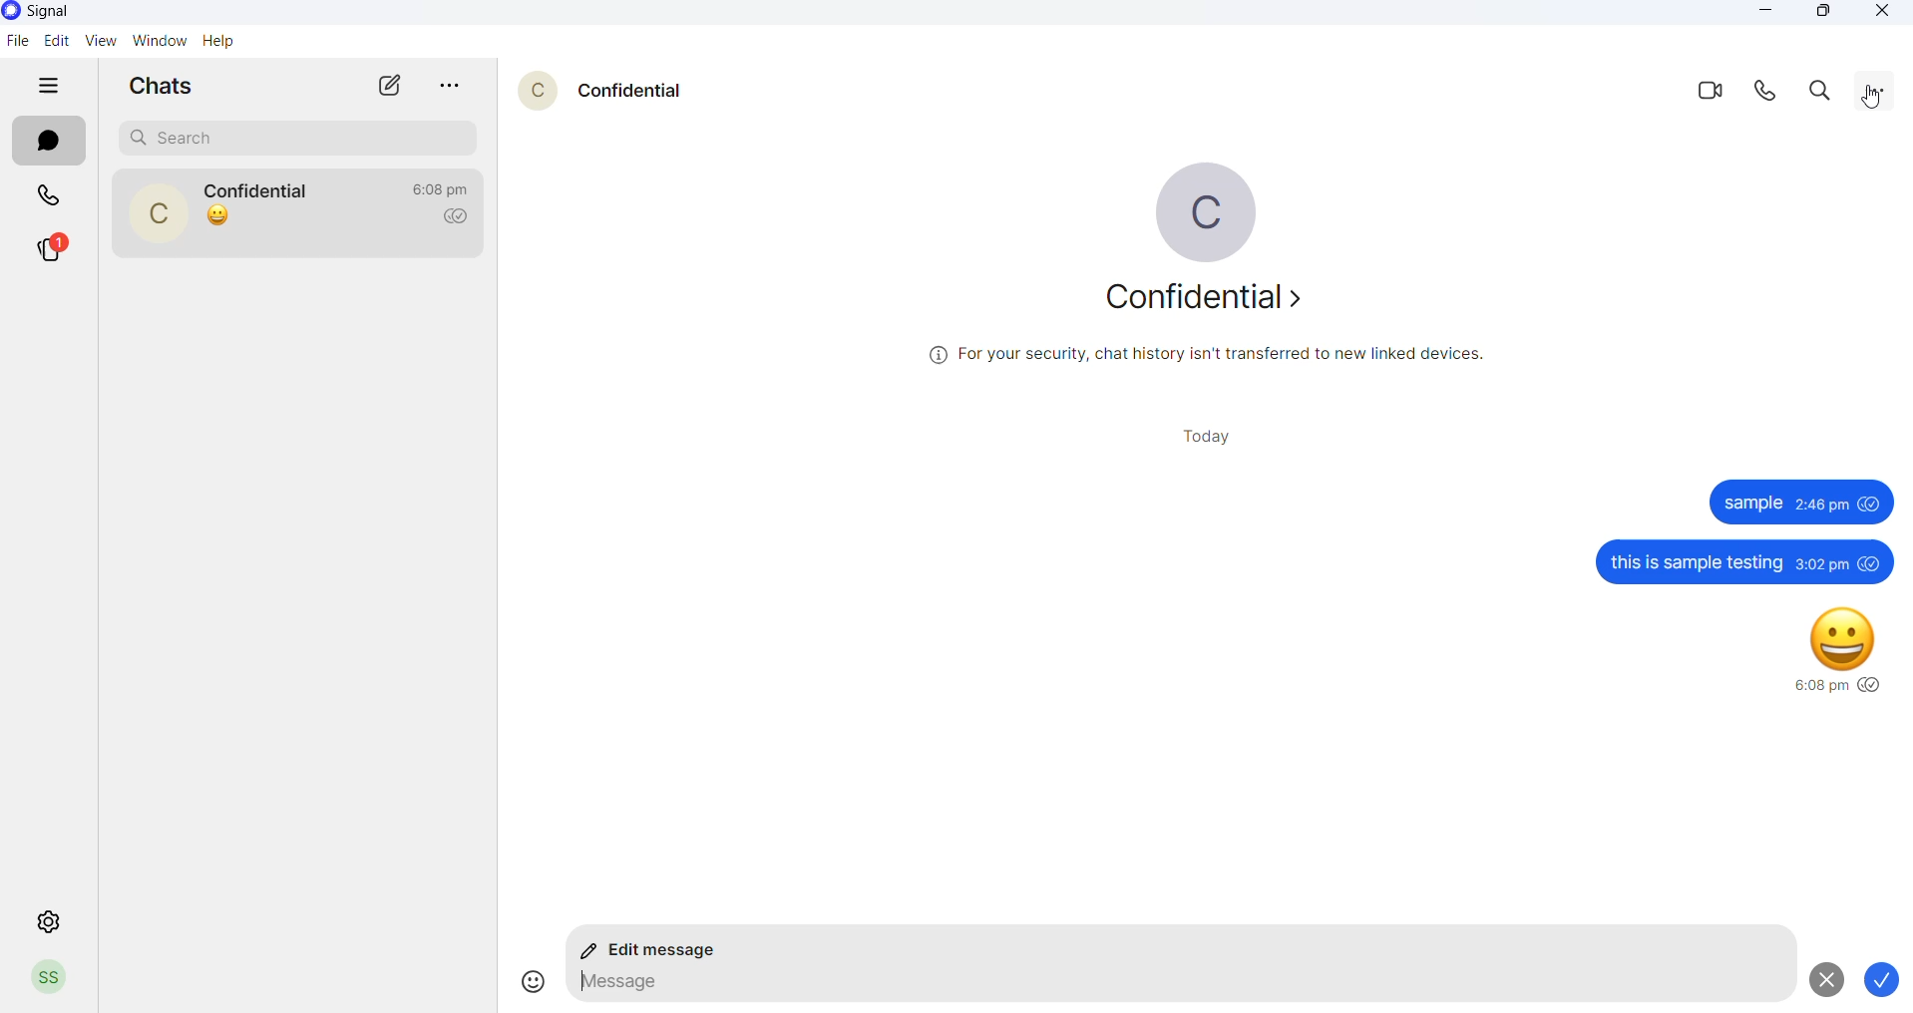  I want to click on chats heading, so click(168, 90).